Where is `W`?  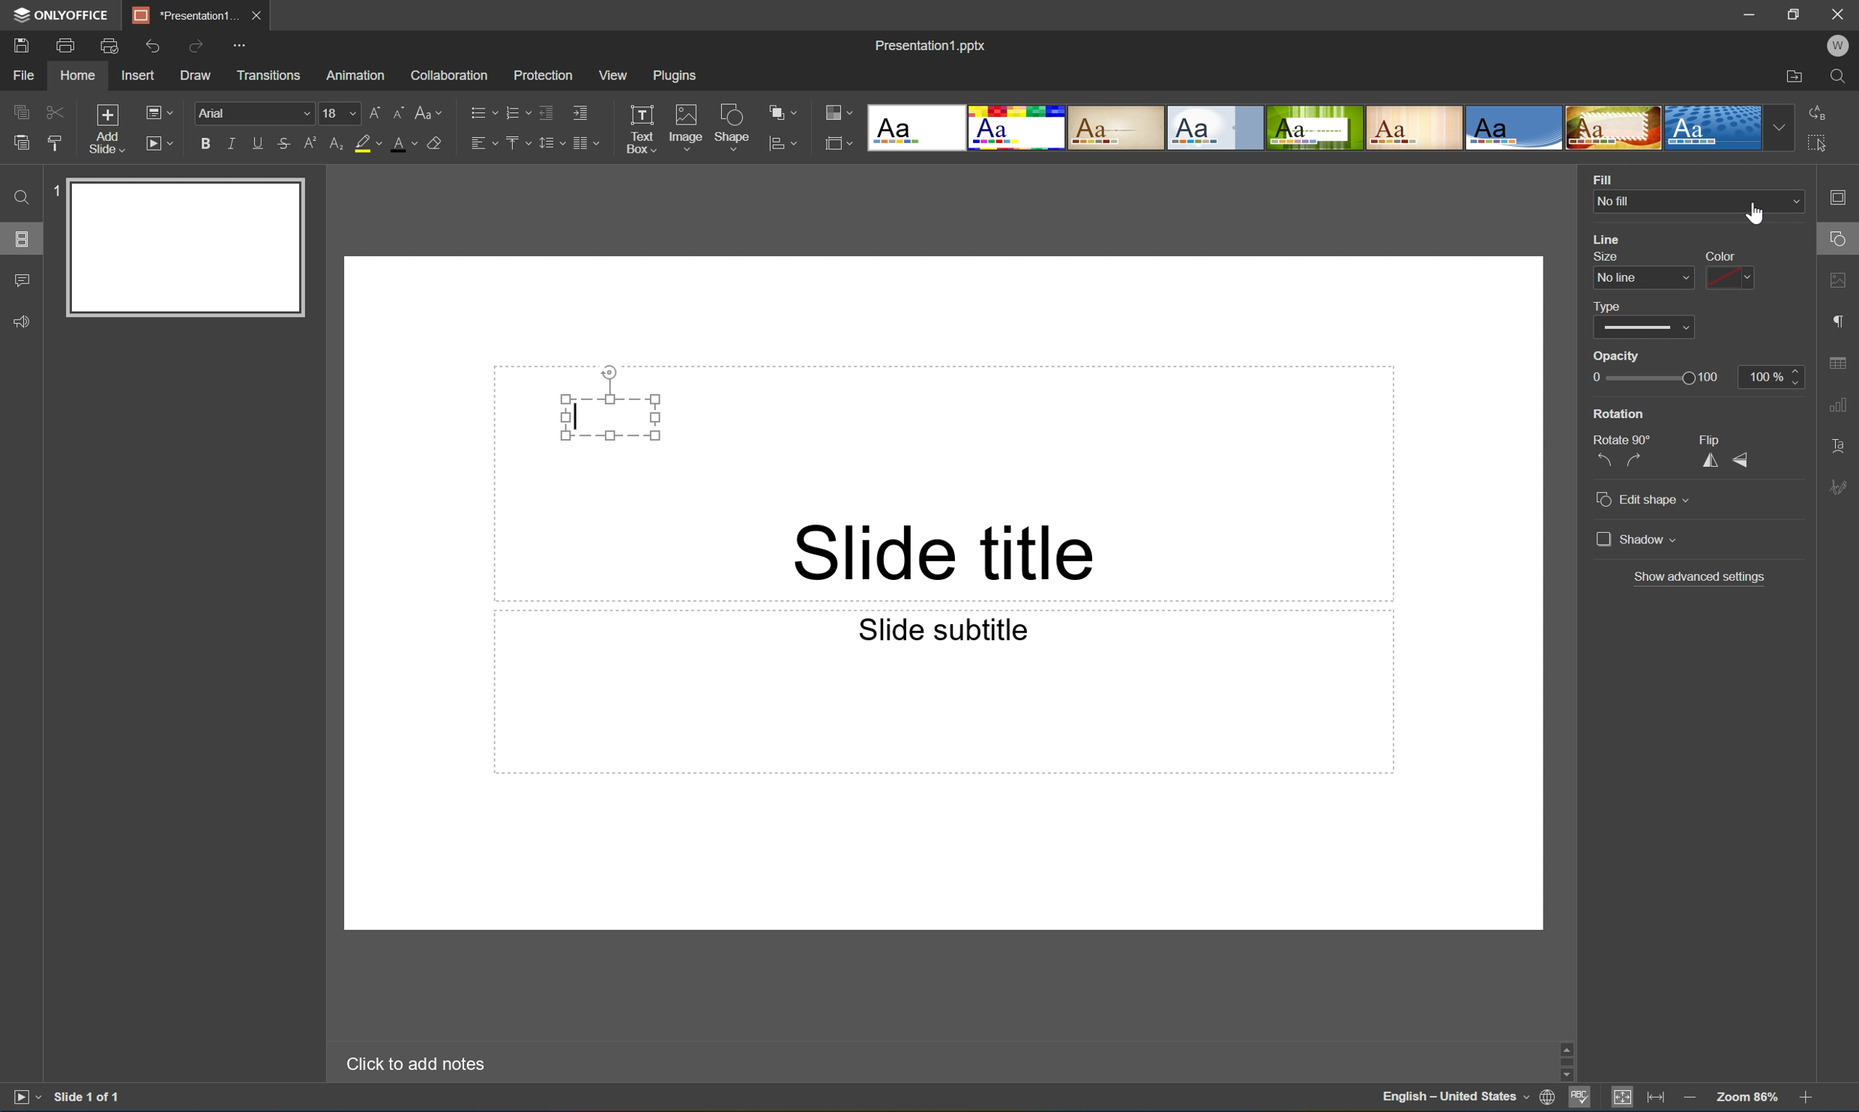
W is located at coordinates (1840, 46).